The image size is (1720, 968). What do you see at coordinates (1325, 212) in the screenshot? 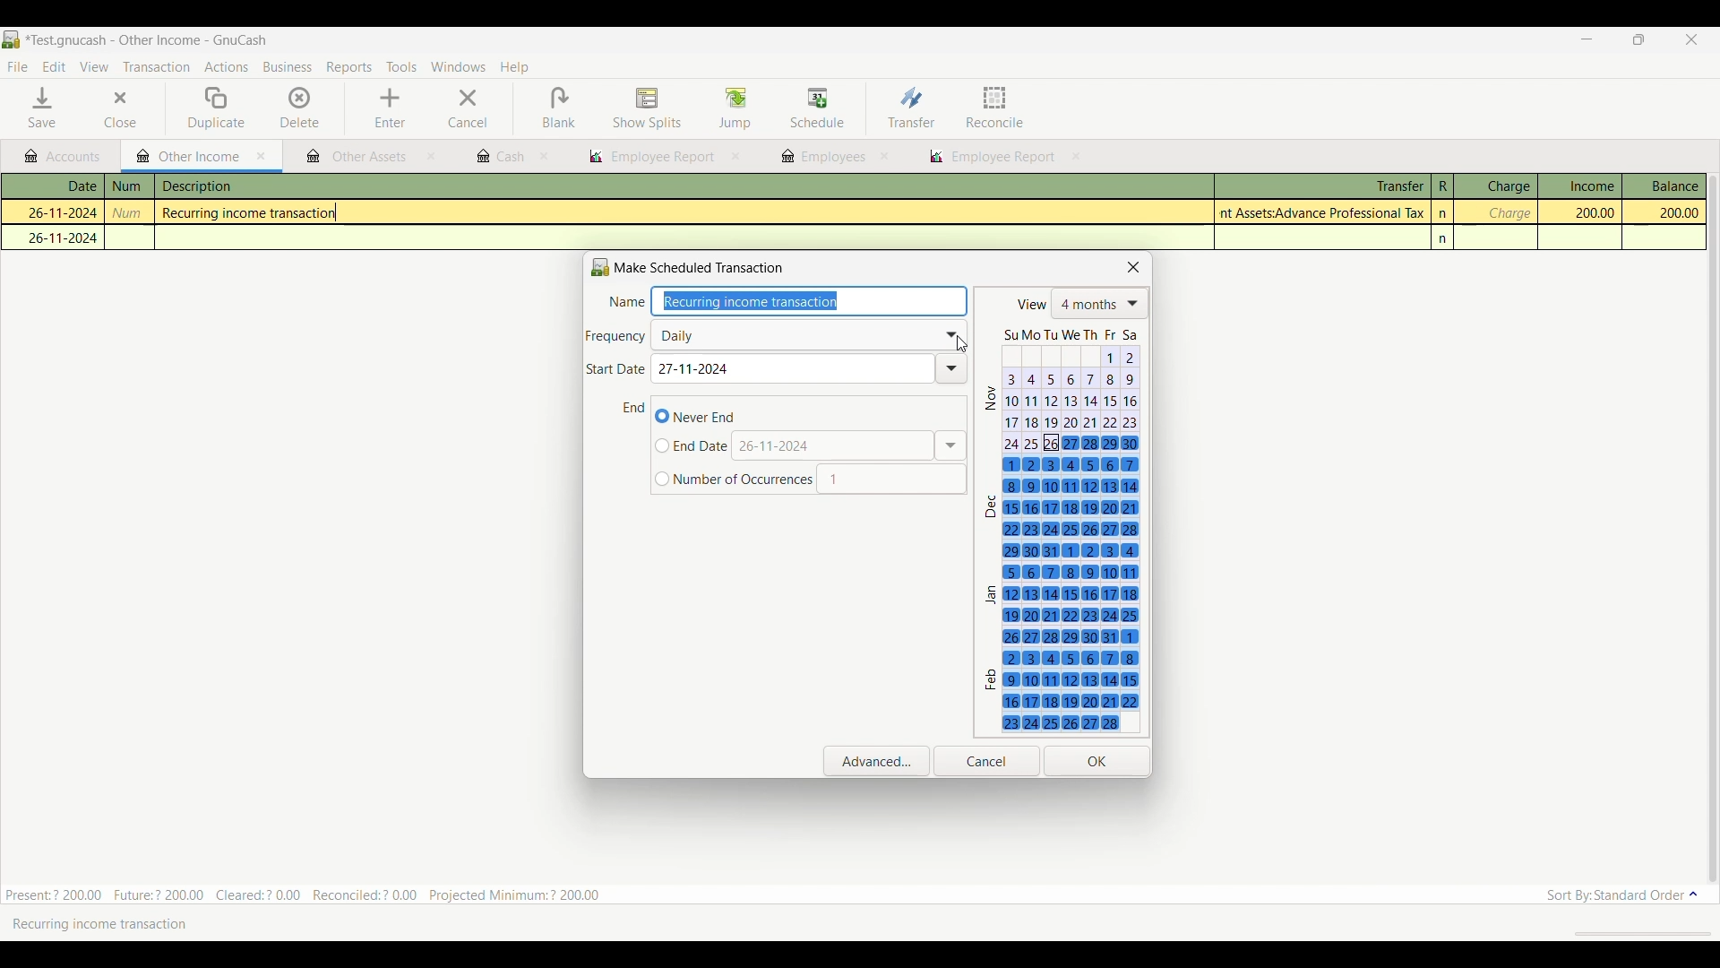
I see `Assets:Advance Professional Tax` at bounding box center [1325, 212].